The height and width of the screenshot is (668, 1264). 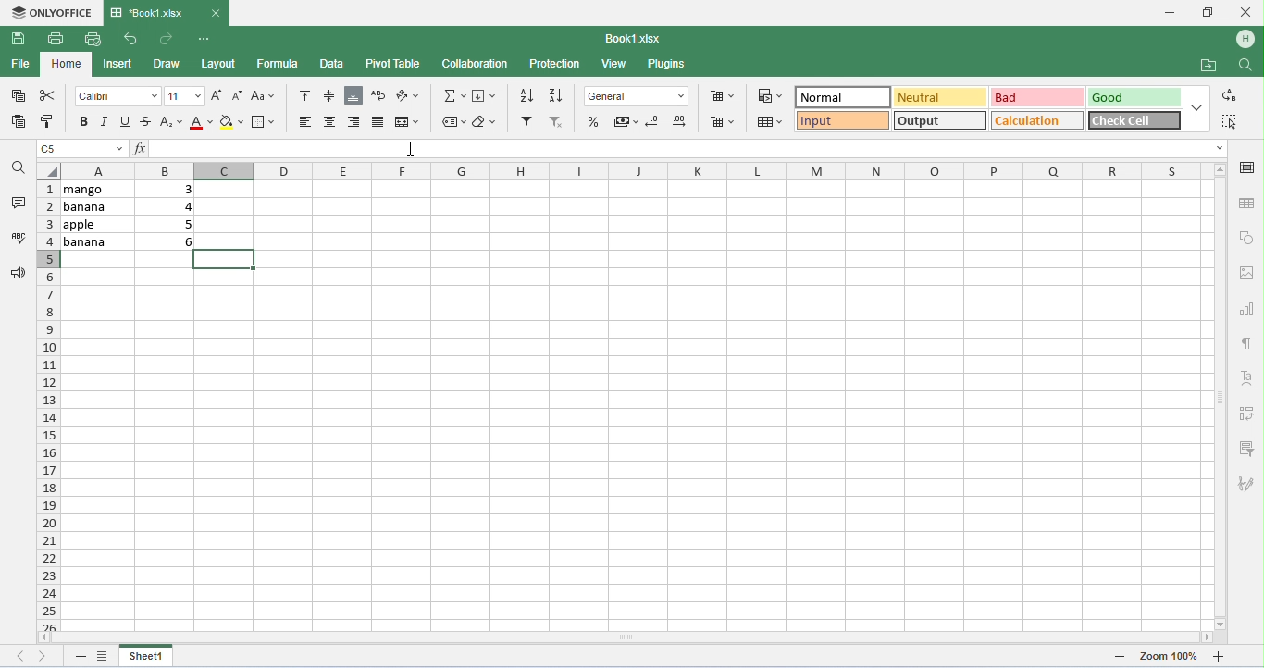 I want to click on increase decimal, so click(x=679, y=121).